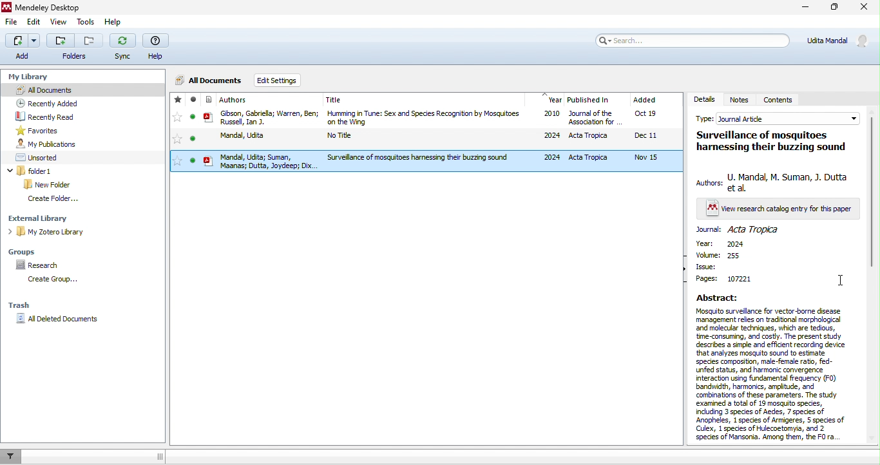 Image resolution: width=880 pixels, height=465 pixels. Describe the element at coordinates (75, 47) in the screenshot. I see `folders` at that location.